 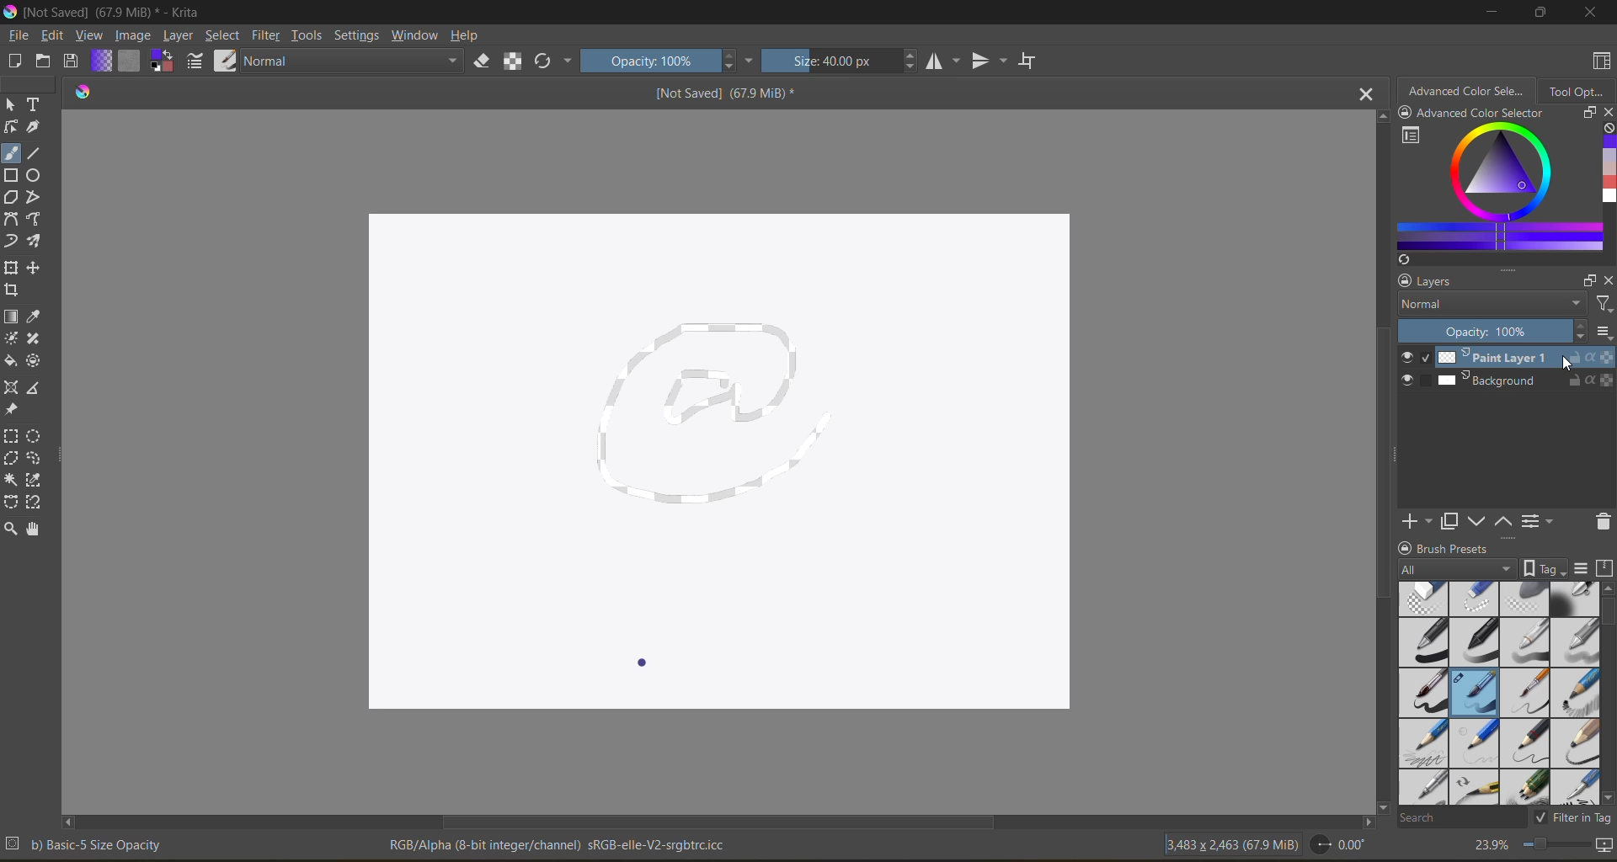 What do you see at coordinates (989, 61) in the screenshot?
I see `flip vertically` at bounding box center [989, 61].